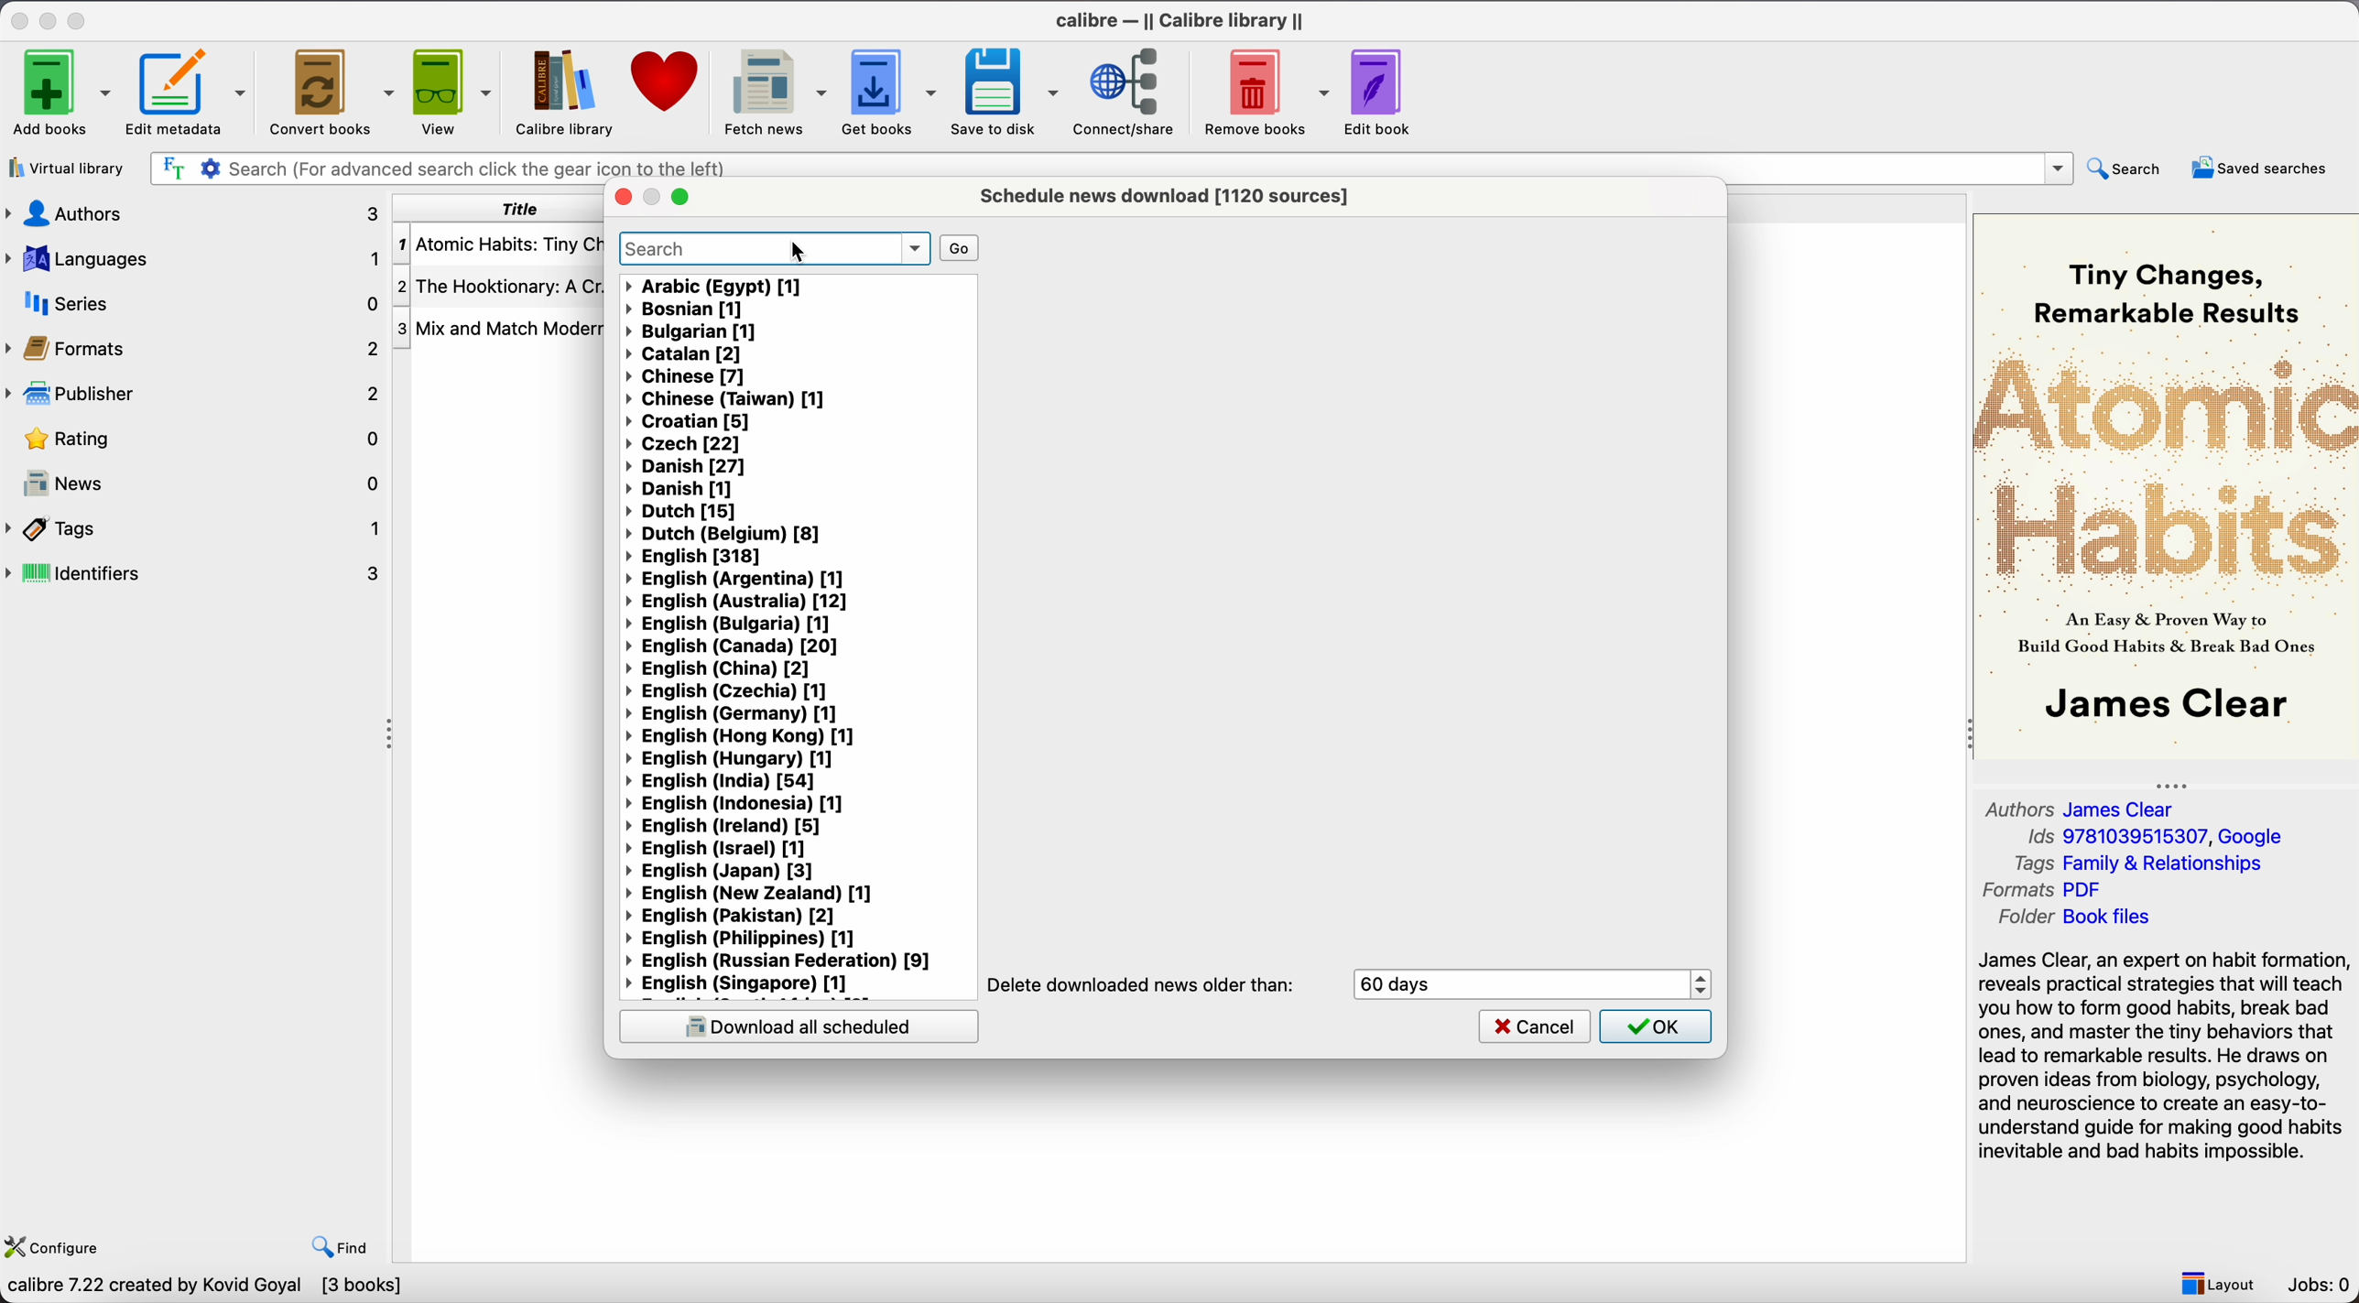  Describe the element at coordinates (712, 287) in the screenshot. I see `Arabic (Egypt) [1]` at that location.